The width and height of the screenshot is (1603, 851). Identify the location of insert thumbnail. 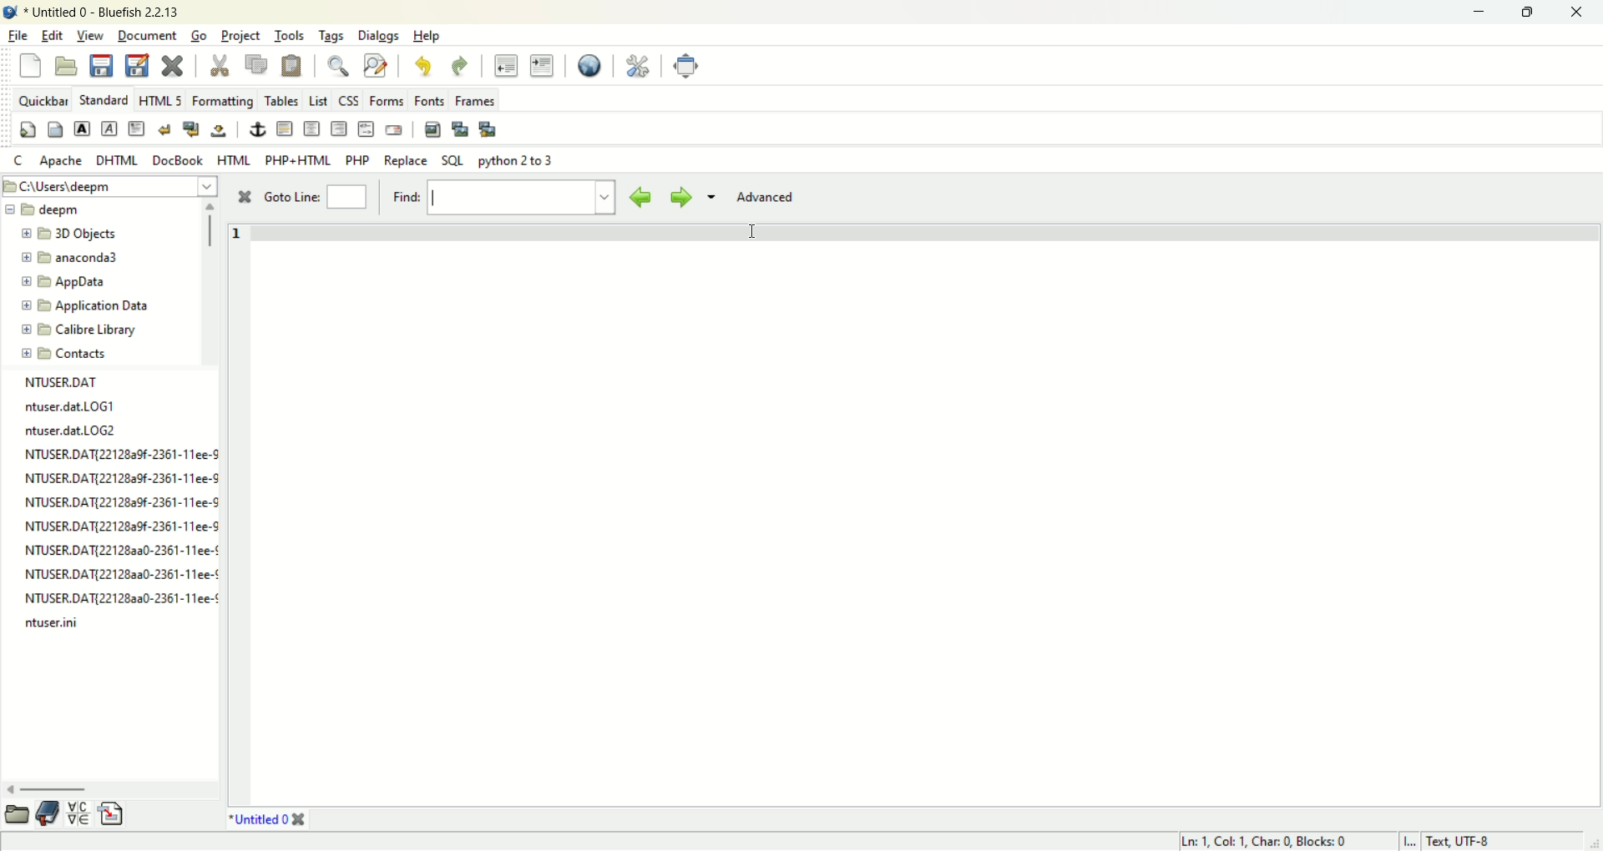
(458, 127).